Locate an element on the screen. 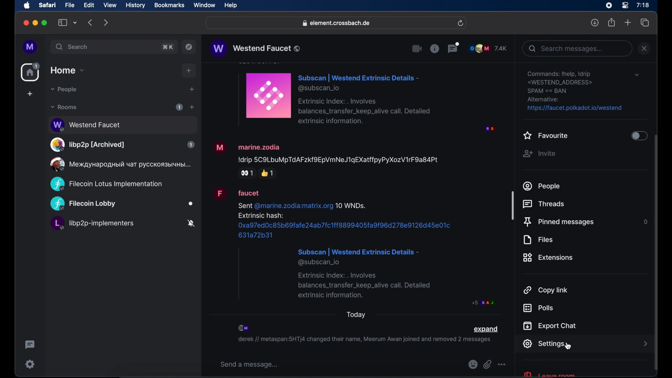 This screenshot has width=672, height=378. attachments is located at coordinates (487, 365).